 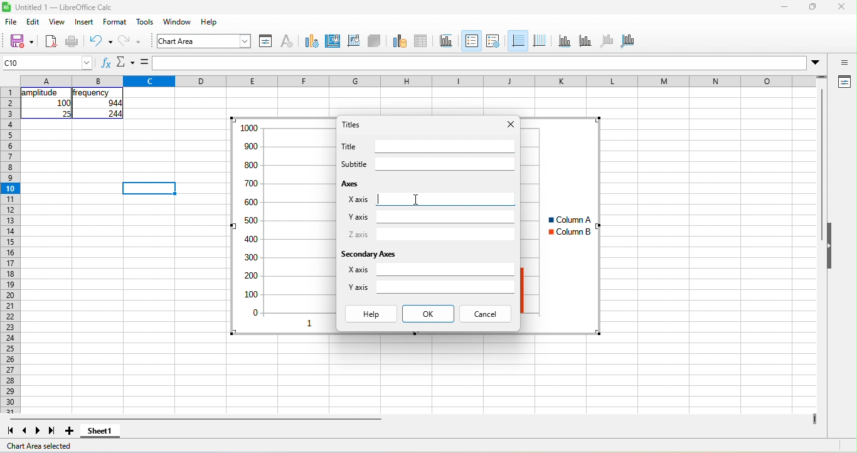 What do you see at coordinates (115, 114) in the screenshot?
I see `244` at bounding box center [115, 114].